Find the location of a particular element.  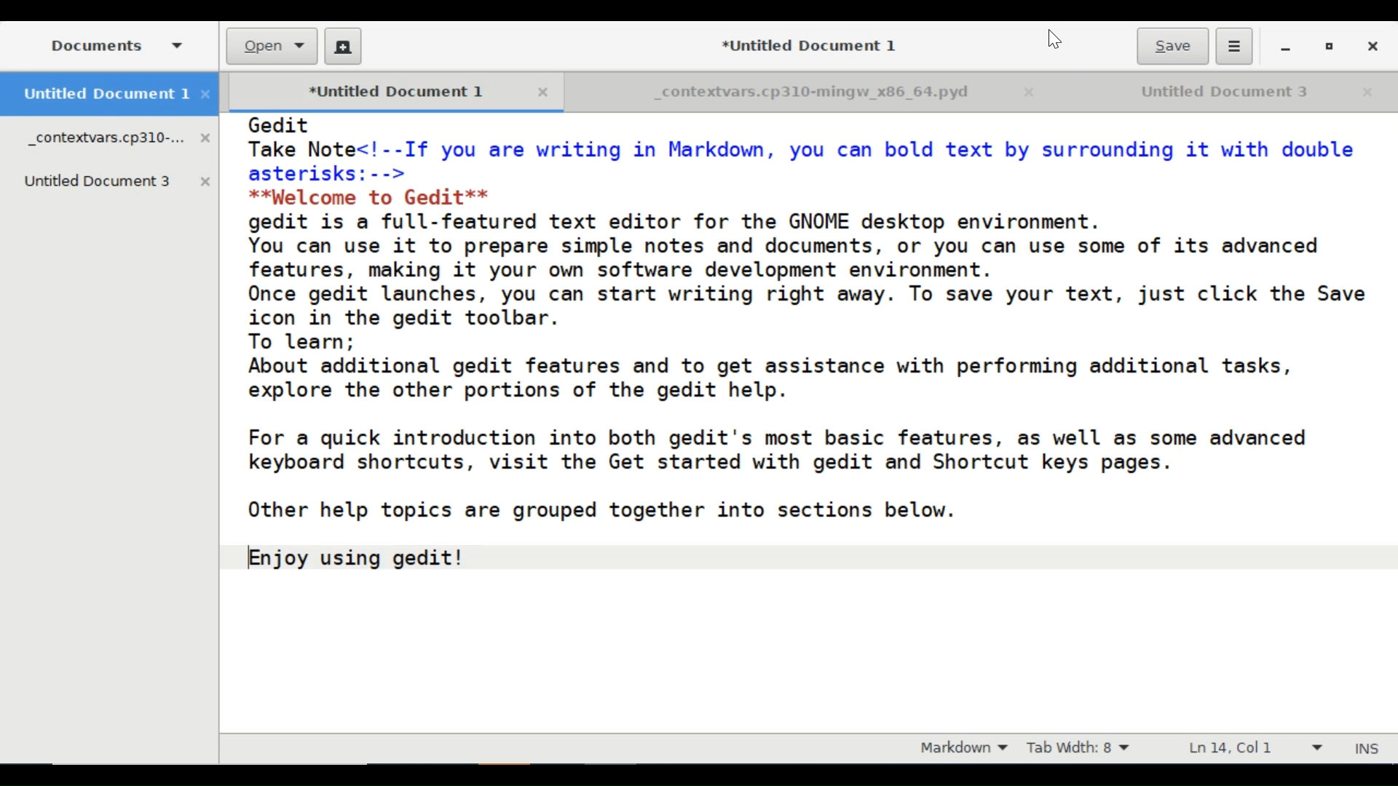

Untitled Document 3 tab is located at coordinates (119, 181).